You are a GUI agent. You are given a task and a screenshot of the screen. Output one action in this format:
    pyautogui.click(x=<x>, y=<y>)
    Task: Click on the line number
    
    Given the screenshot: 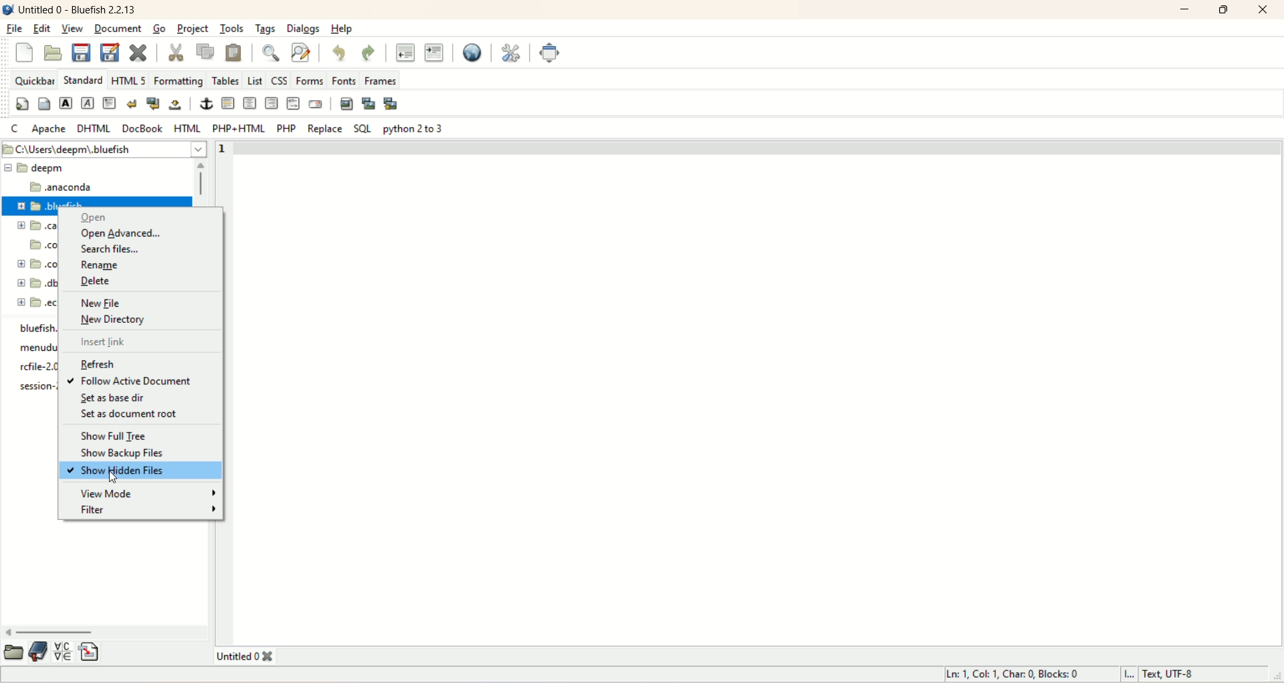 What is the action you would take?
    pyautogui.click(x=221, y=149)
    